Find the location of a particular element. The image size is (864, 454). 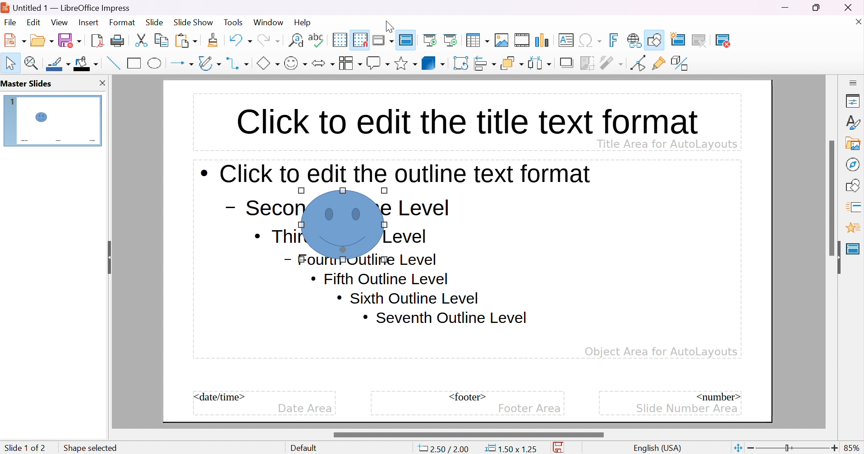

line color is located at coordinates (59, 64).